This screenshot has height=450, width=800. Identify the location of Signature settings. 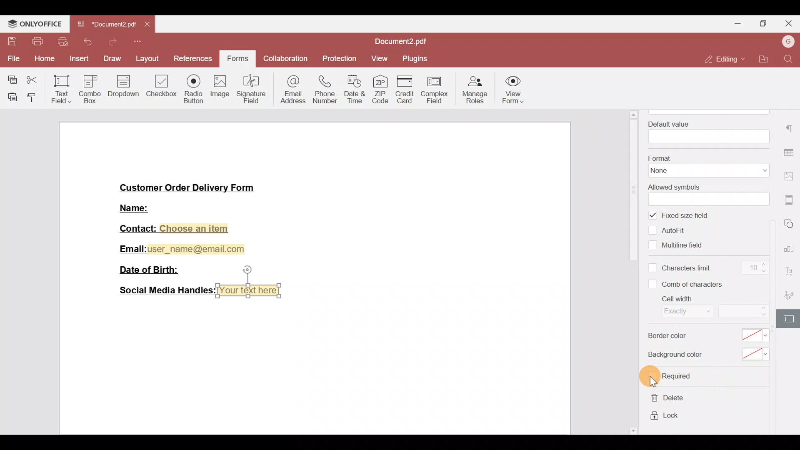
(792, 295).